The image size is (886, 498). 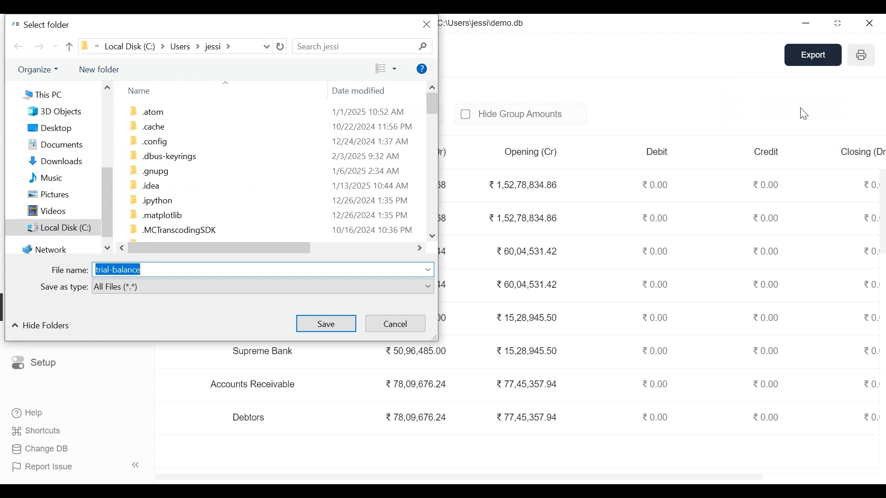 What do you see at coordinates (658, 219) in the screenshot?
I see `0.00` at bounding box center [658, 219].